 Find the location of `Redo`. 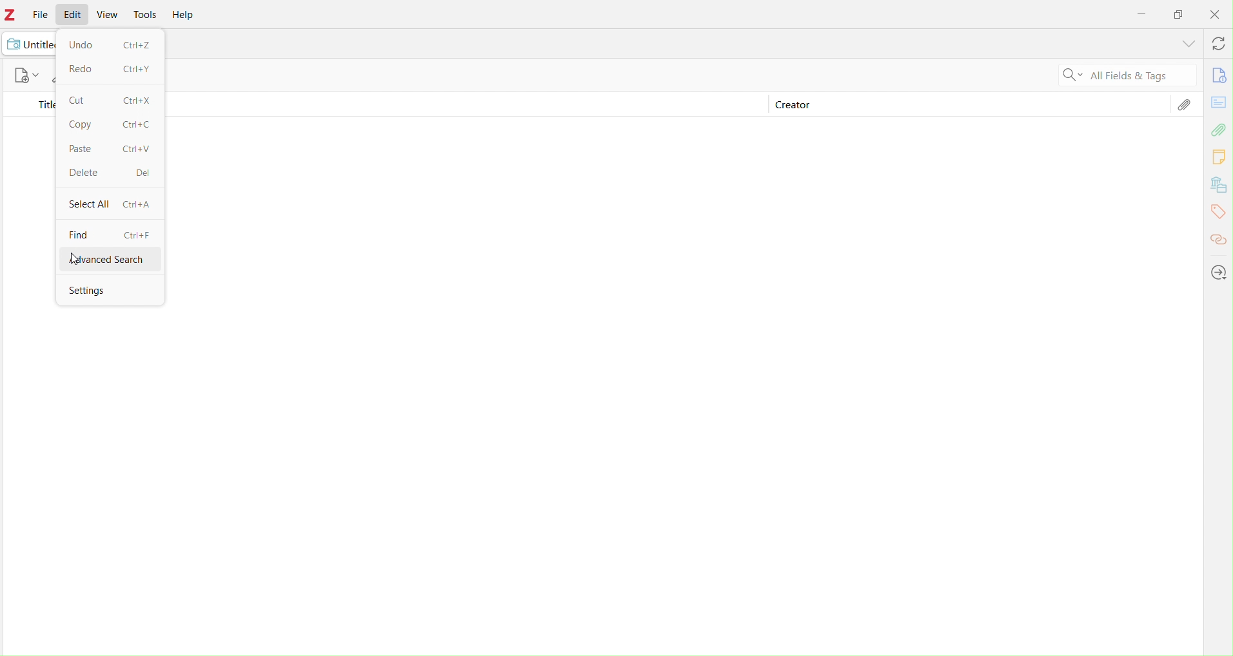

Redo is located at coordinates (110, 71).